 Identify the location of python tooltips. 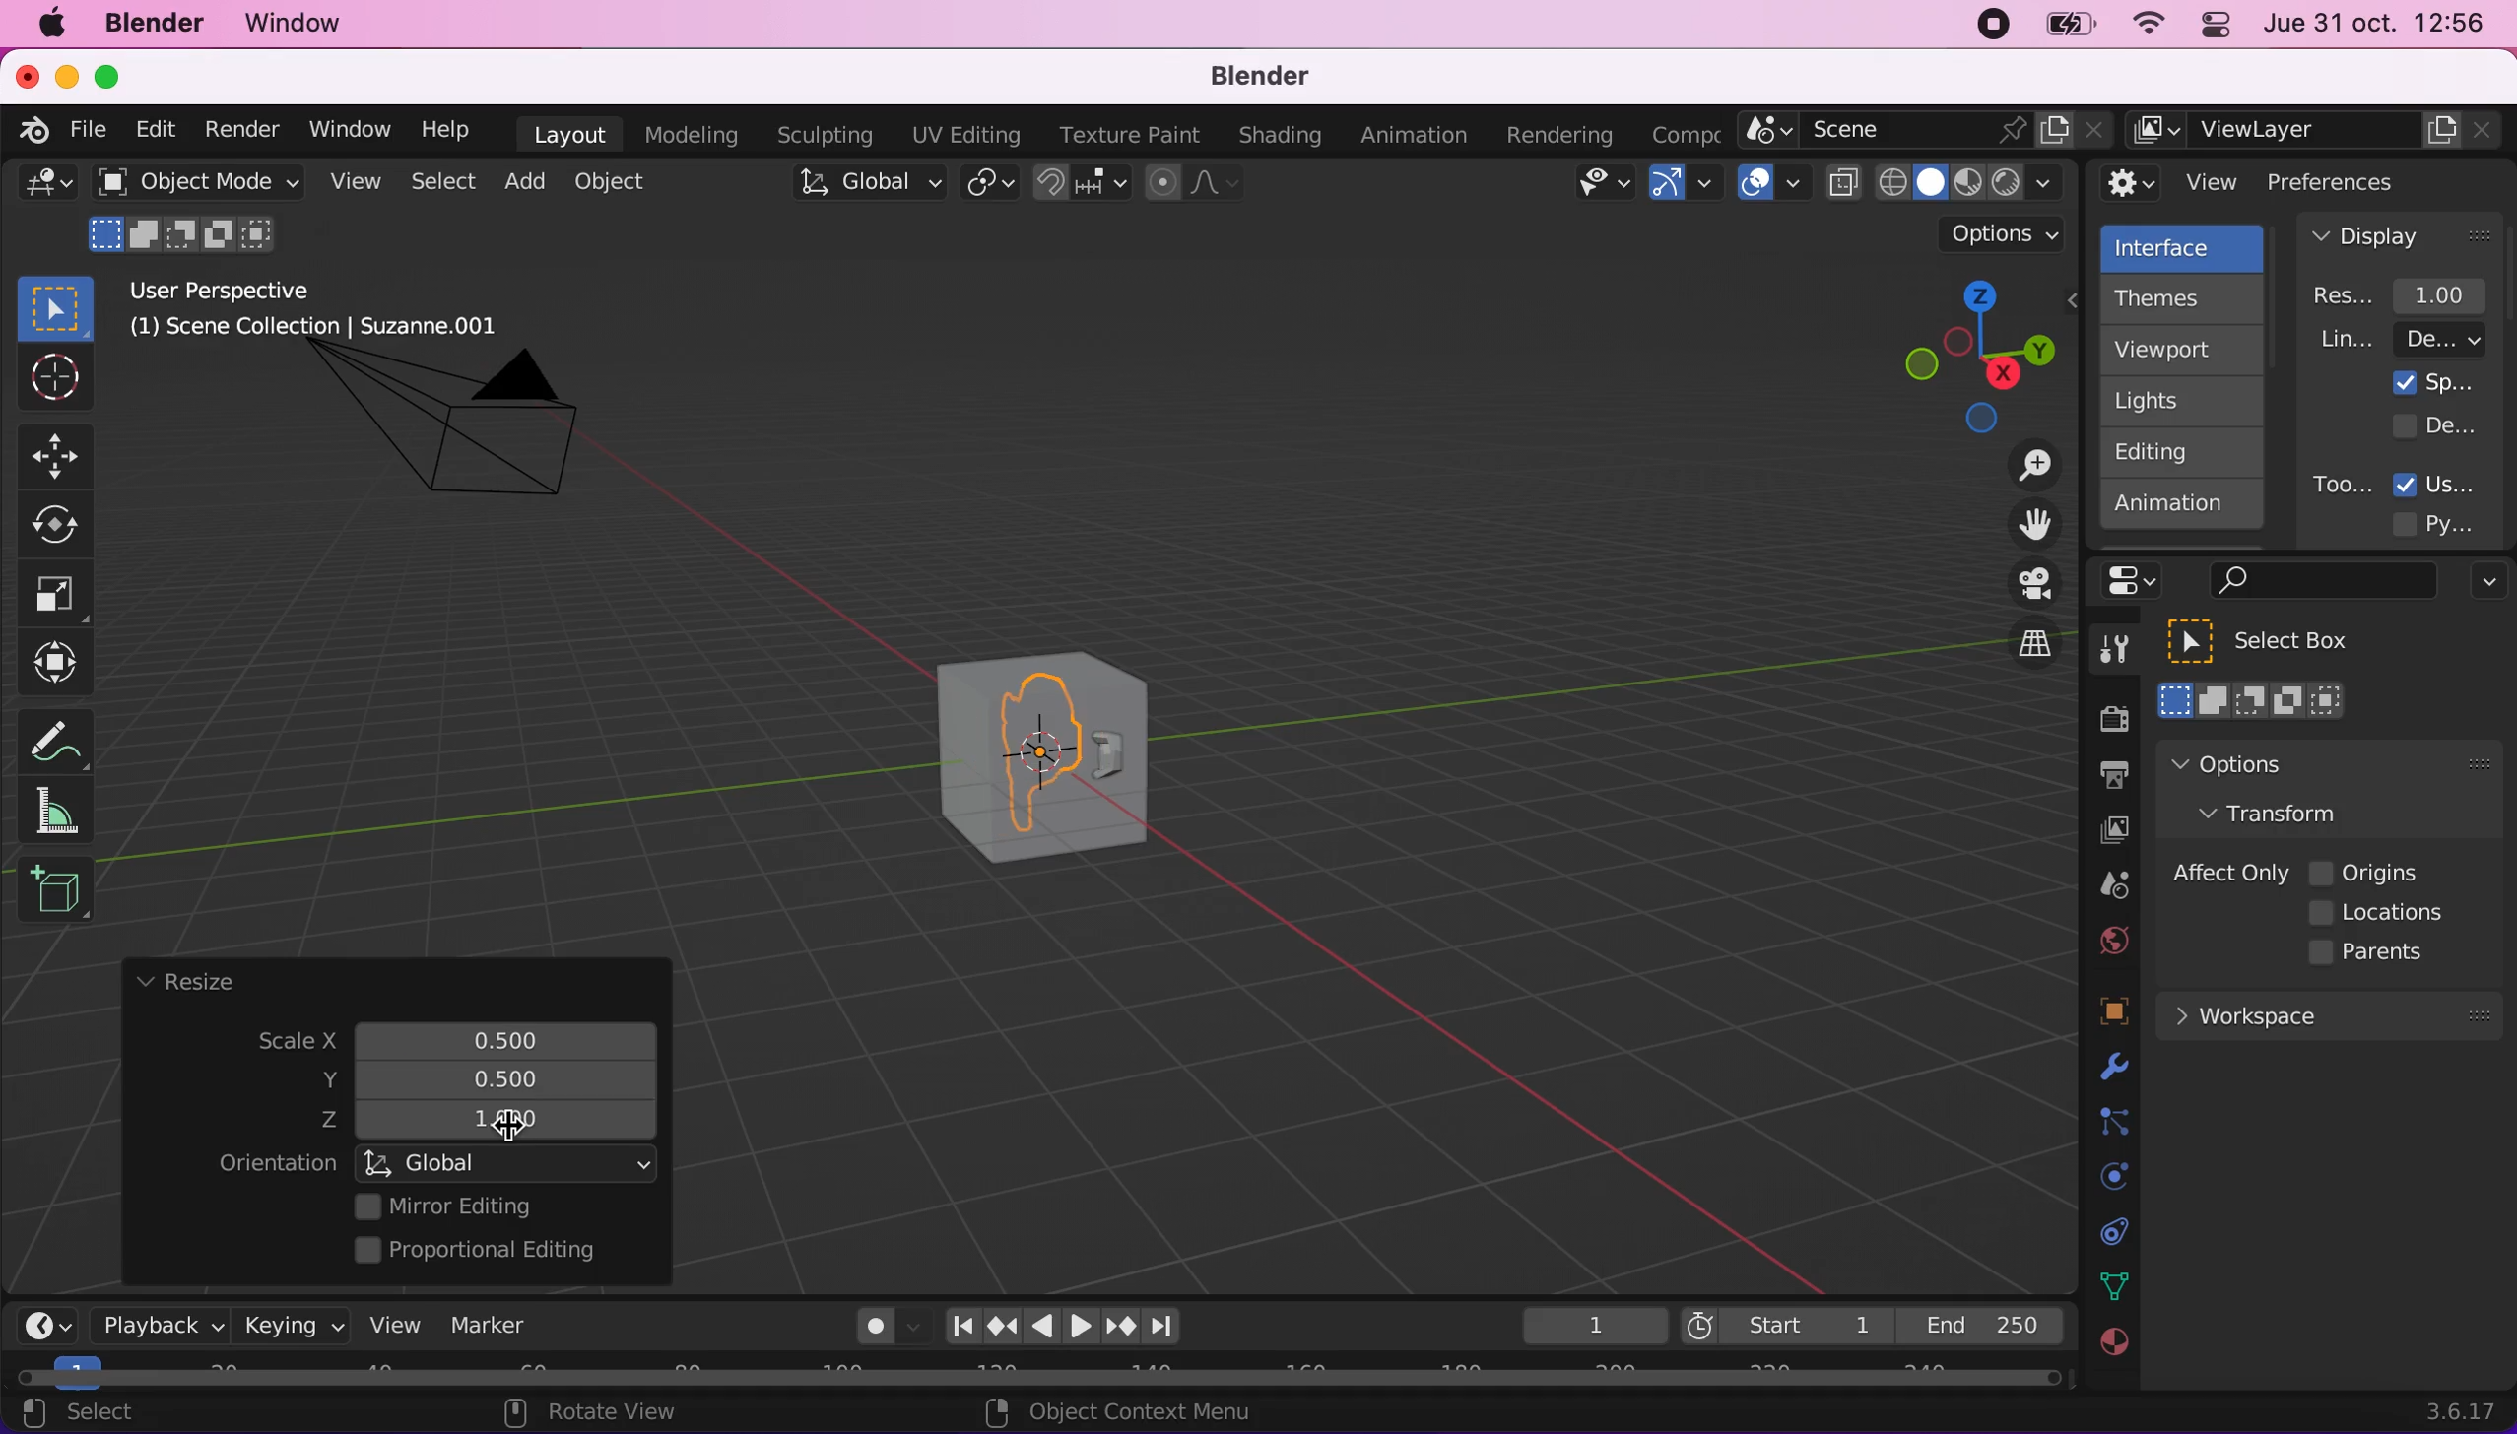
(2457, 521).